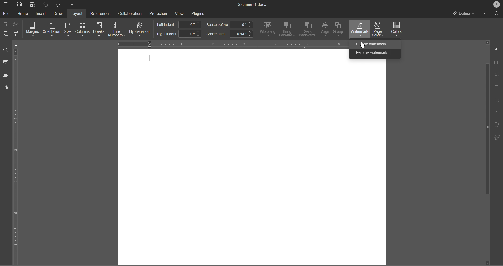  Describe the element at coordinates (40, 14) in the screenshot. I see `Insert` at that location.